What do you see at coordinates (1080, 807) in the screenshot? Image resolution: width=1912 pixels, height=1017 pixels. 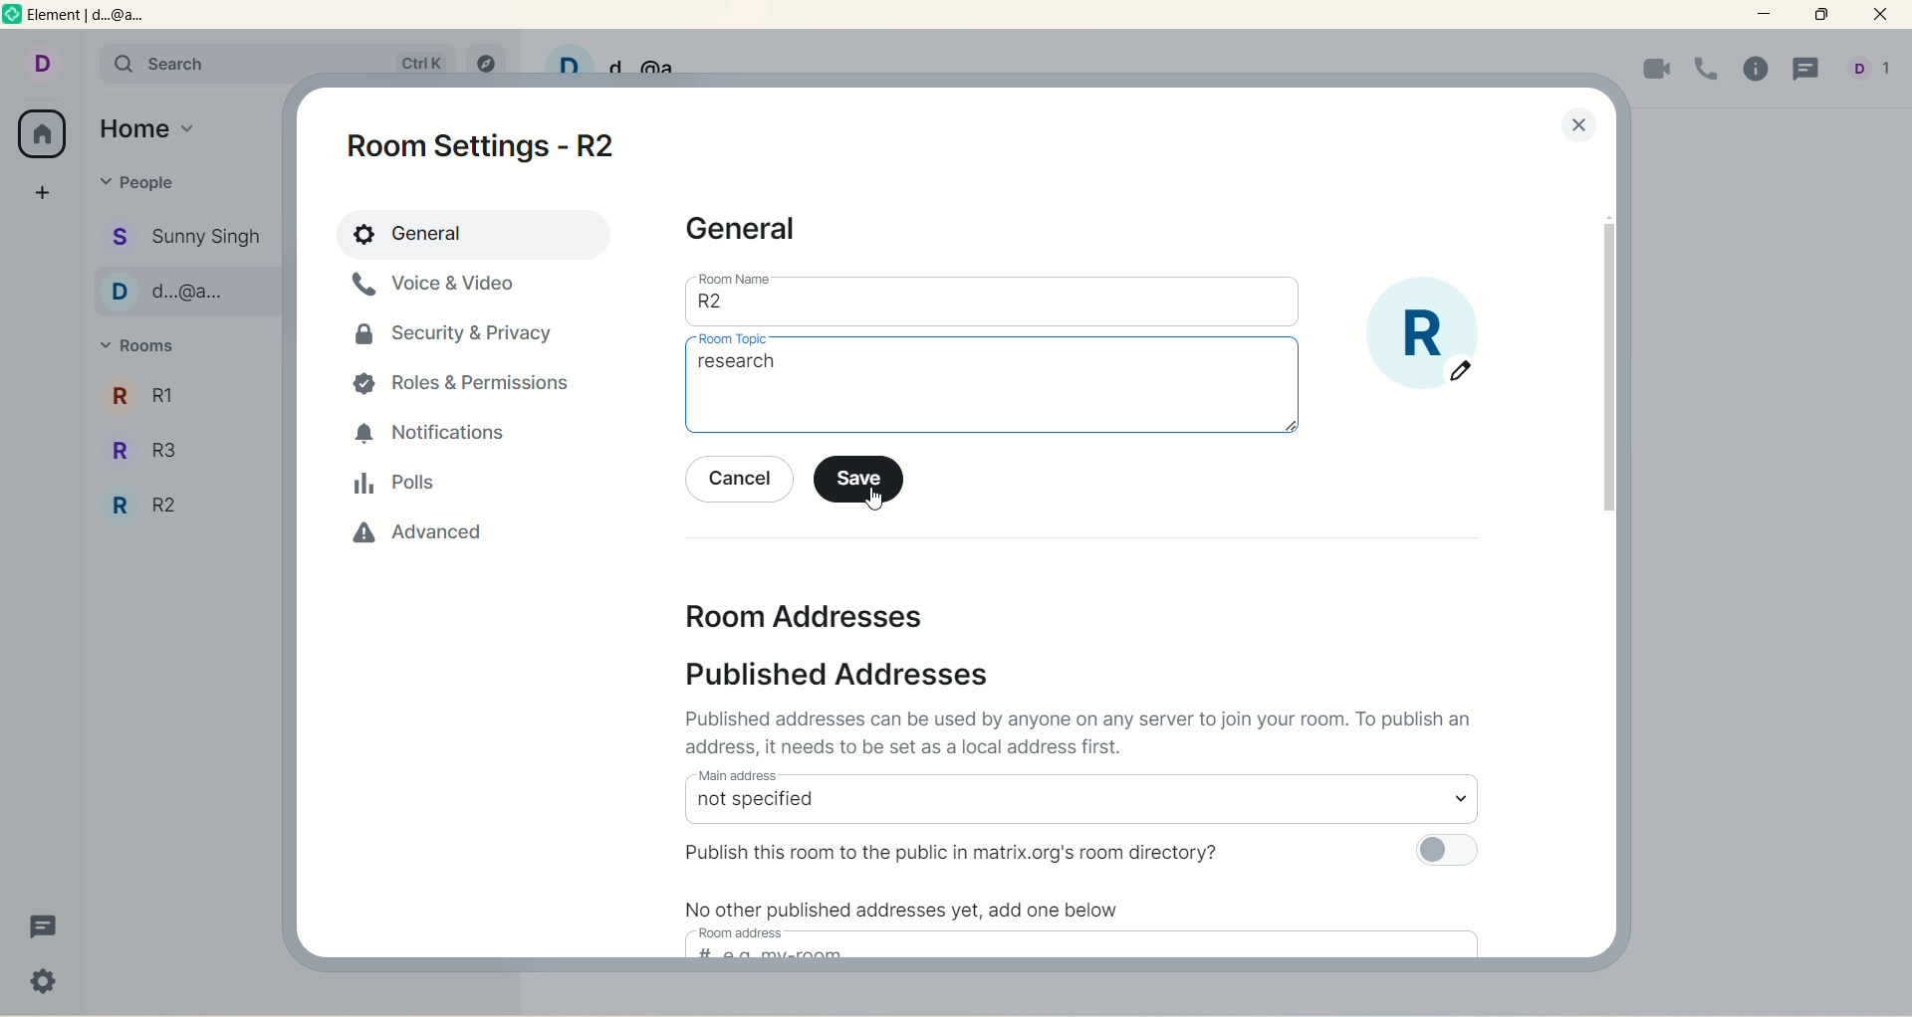 I see `select main address` at bounding box center [1080, 807].